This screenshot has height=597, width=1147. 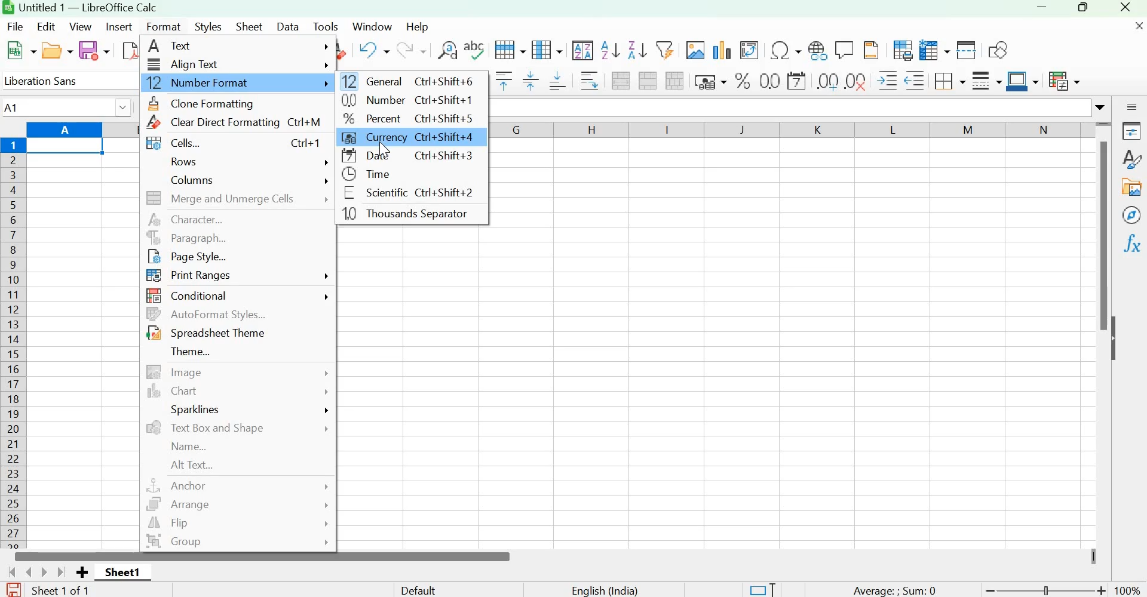 I want to click on Navigator, so click(x=1132, y=215).